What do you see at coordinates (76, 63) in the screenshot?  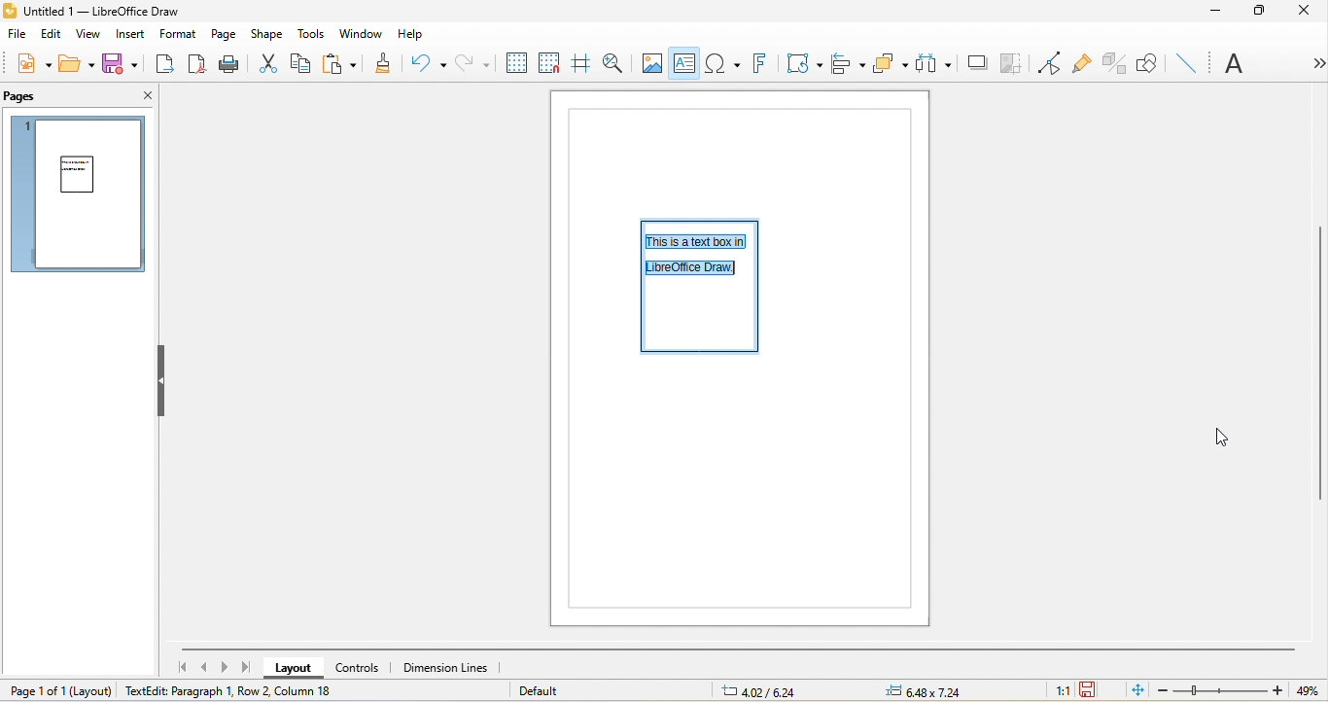 I see `open` at bounding box center [76, 63].